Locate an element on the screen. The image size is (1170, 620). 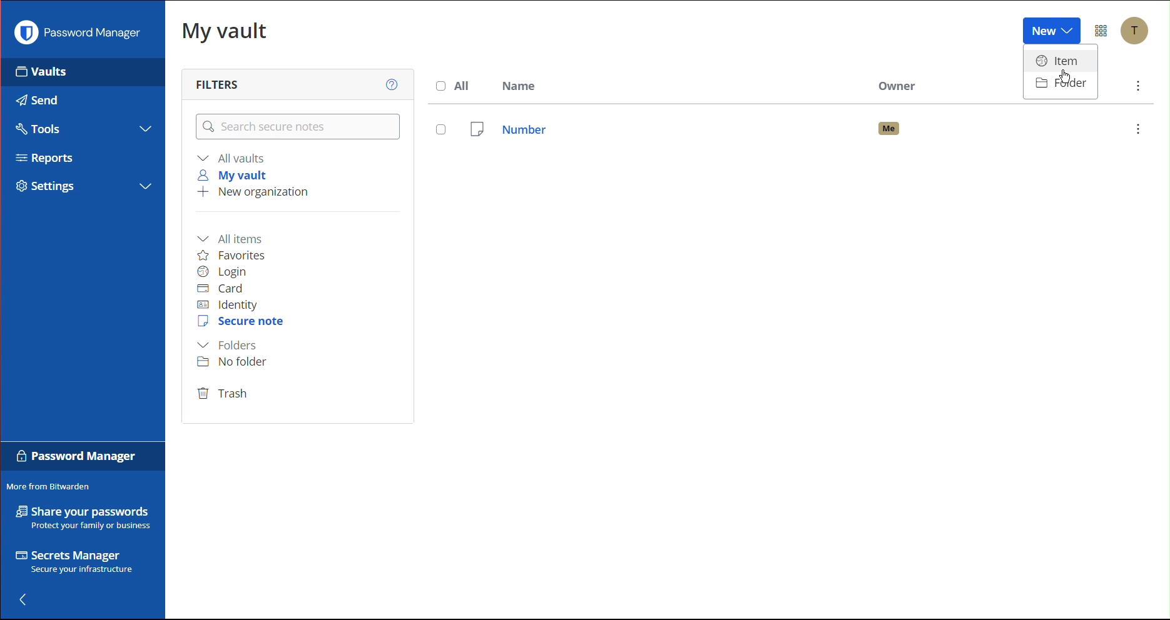
Name is located at coordinates (522, 85).